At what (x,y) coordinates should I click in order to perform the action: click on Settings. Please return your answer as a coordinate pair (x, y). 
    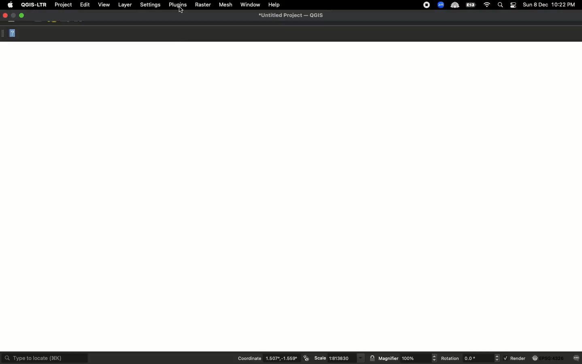
    Looking at the image, I should click on (149, 5).